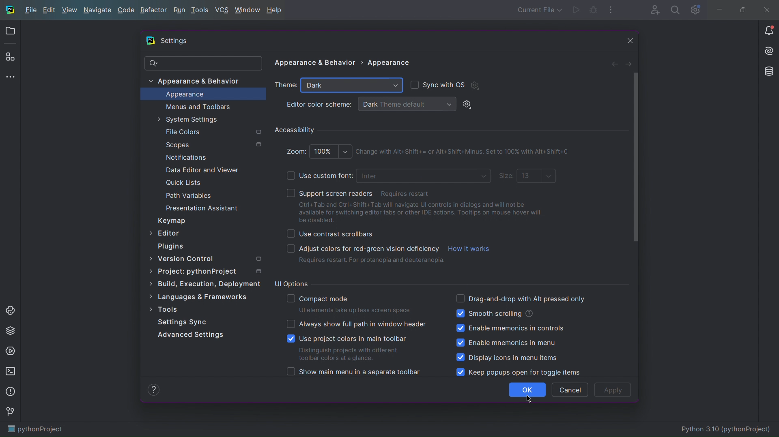 The height and width of the screenshot is (437, 779). Describe the element at coordinates (351, 304) in the screenshot. I see `Compact mode` at that location.